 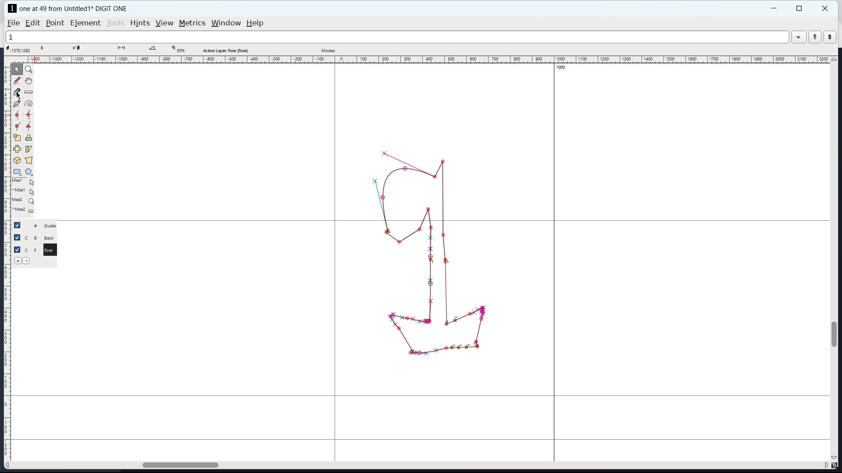 I want to click on maximize, so click(x=799, y=8).